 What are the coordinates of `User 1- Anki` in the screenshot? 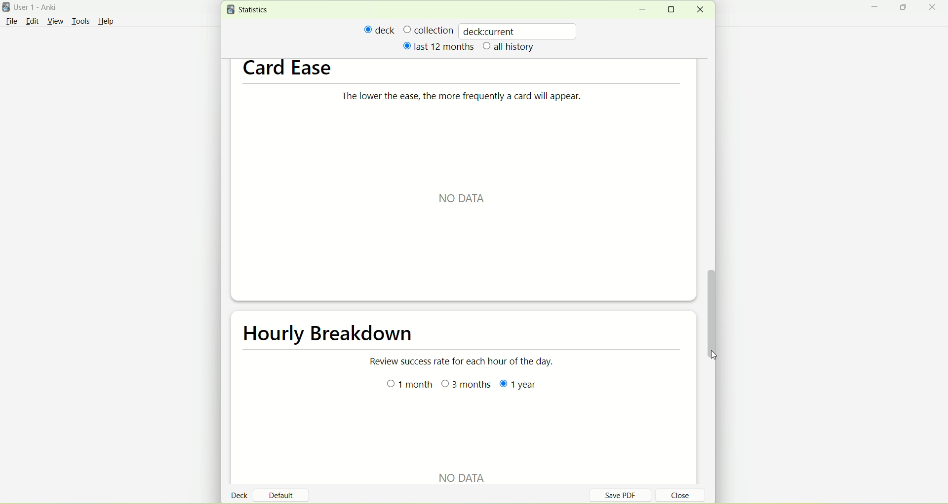 It's located at (42, 9).